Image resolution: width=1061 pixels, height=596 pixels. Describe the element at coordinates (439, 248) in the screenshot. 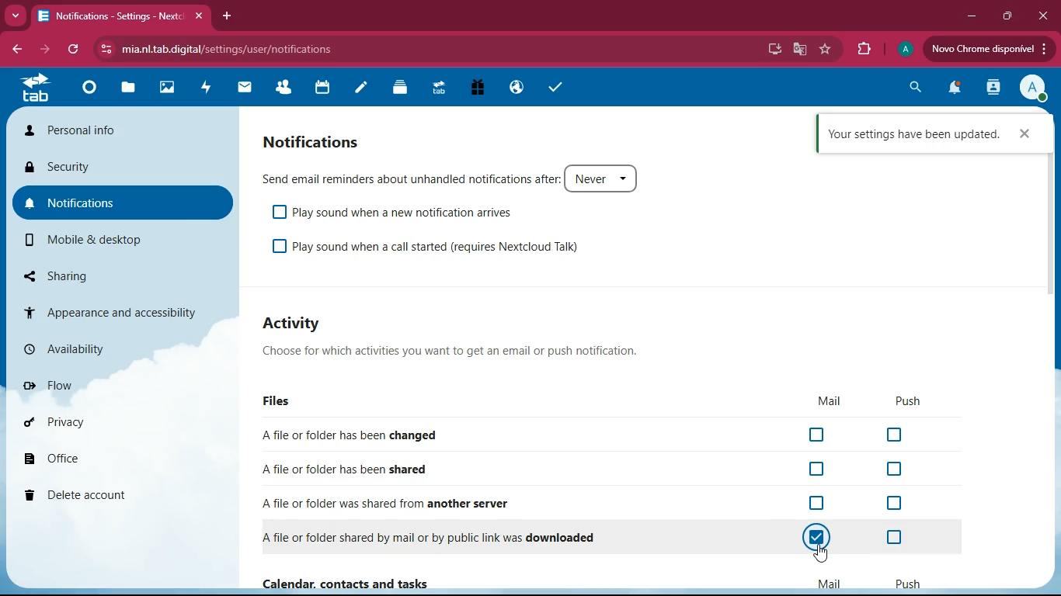

I see `play sound` at that location.